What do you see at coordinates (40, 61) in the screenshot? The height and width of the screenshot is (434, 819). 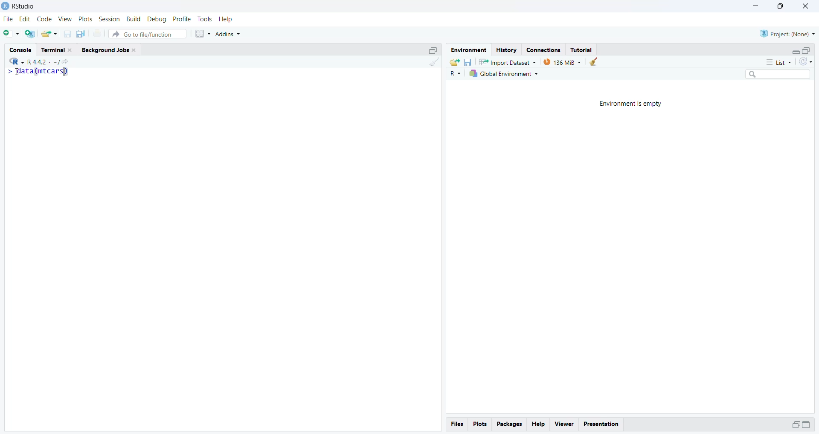 I see `R.4.4.2~/` at bounding box center [40, 61].